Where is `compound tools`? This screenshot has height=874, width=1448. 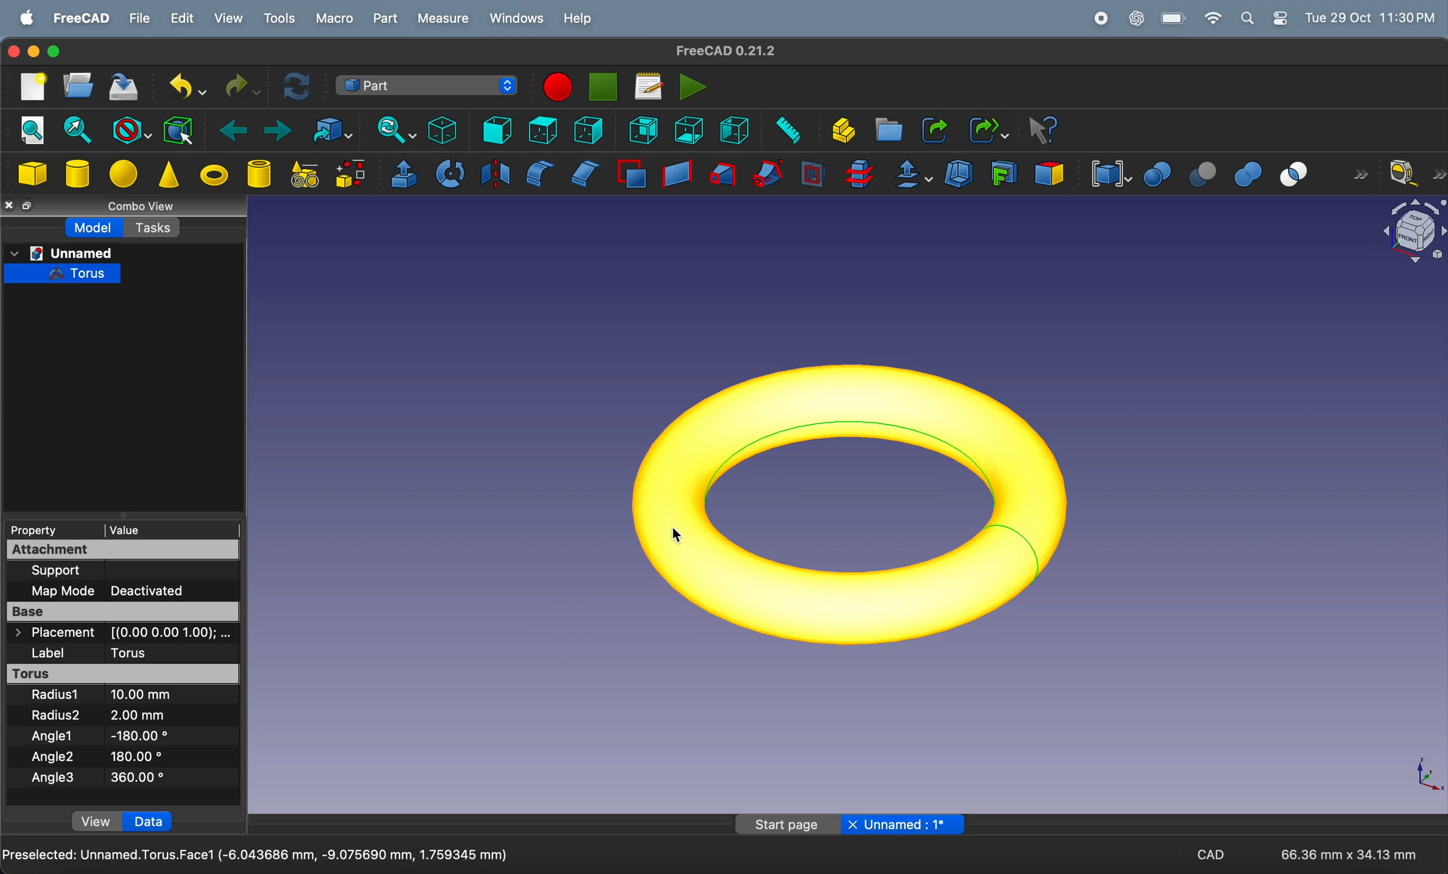
compound tools is located at coordinates (1107, 173).